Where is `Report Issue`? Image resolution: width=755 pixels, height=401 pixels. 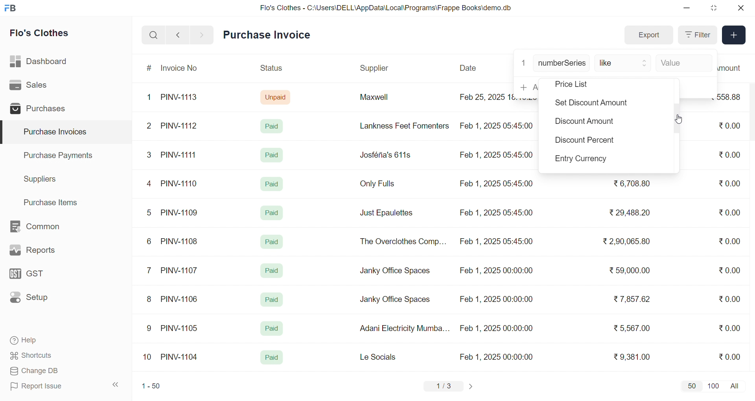 Report Issue is located at coordinates (49, 386).